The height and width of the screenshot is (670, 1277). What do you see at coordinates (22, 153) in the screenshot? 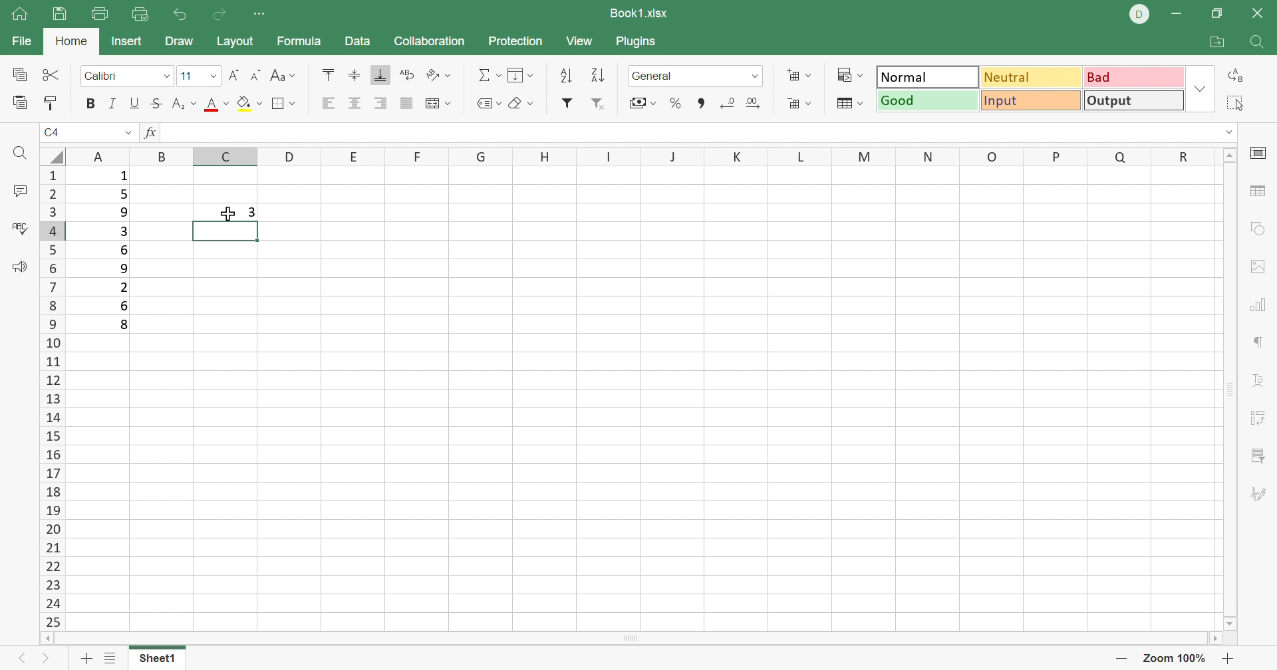
I see `Find` at bounding box center [22, 153].